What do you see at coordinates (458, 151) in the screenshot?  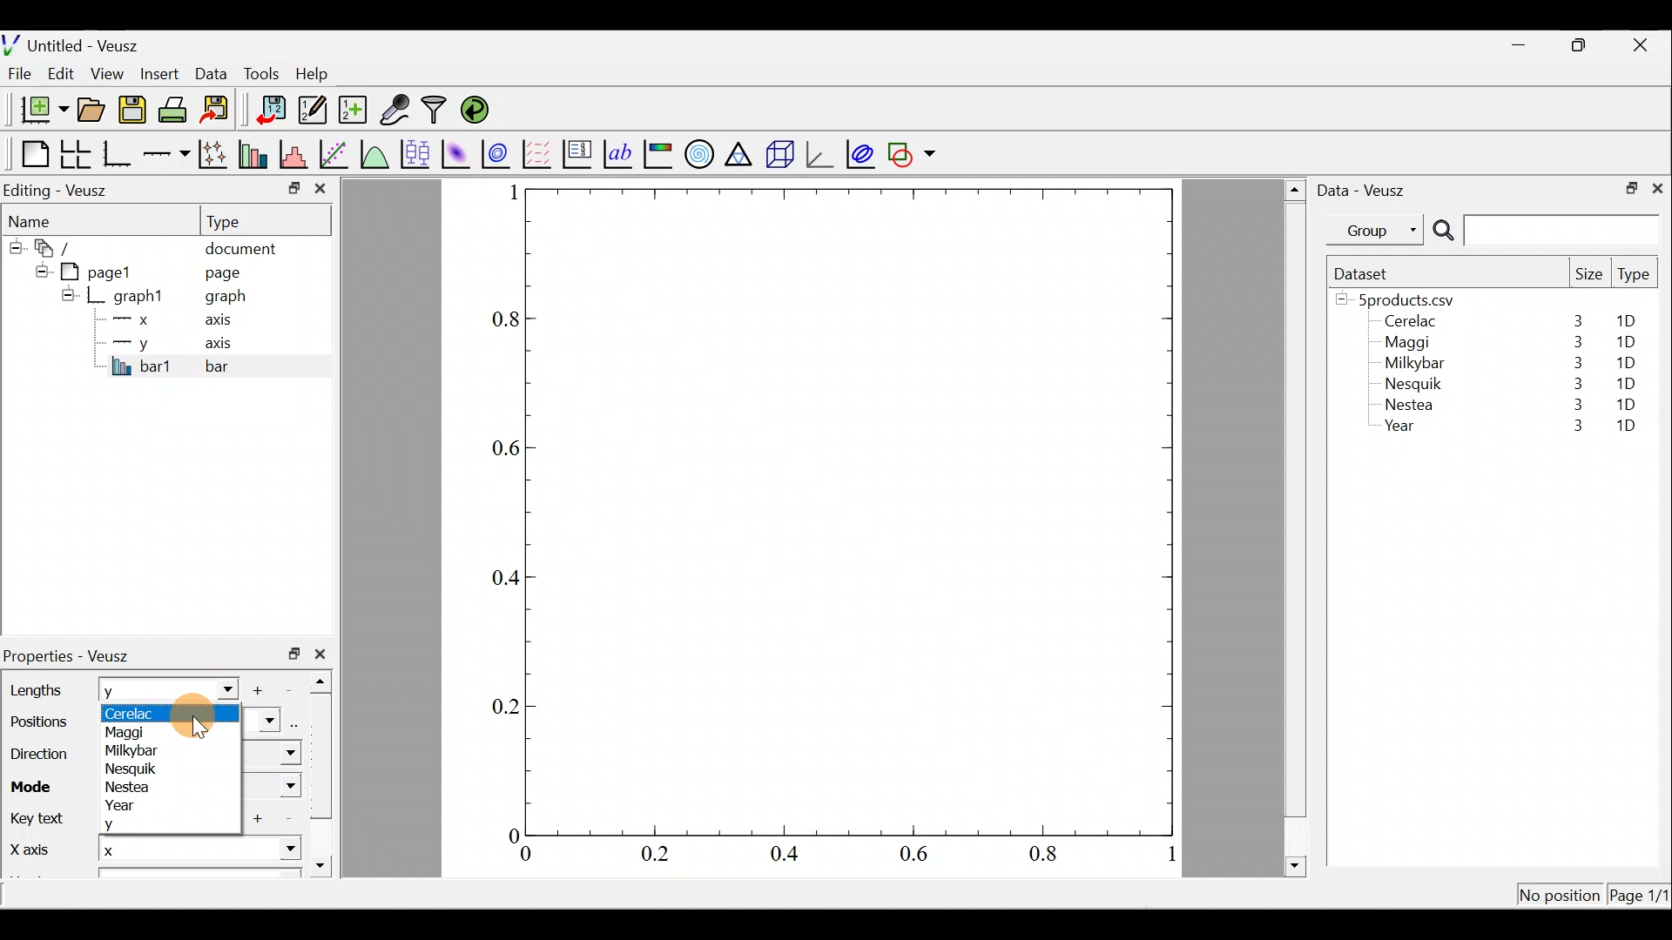 I see `Plot a 2d dataset as an image` at bounding box center [458, 151].